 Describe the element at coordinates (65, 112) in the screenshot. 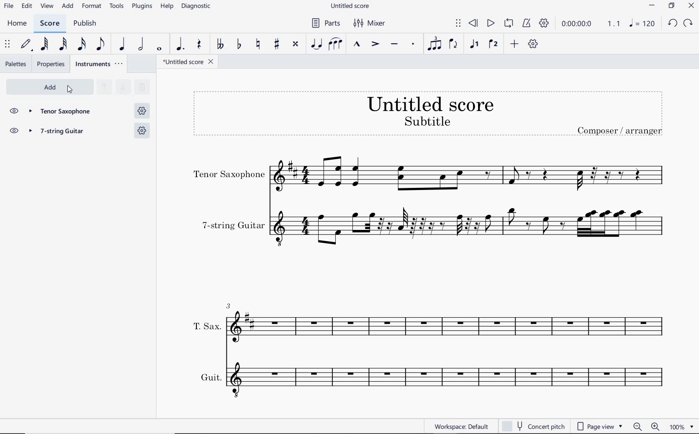

I see `Tenor saxophone` at that location.